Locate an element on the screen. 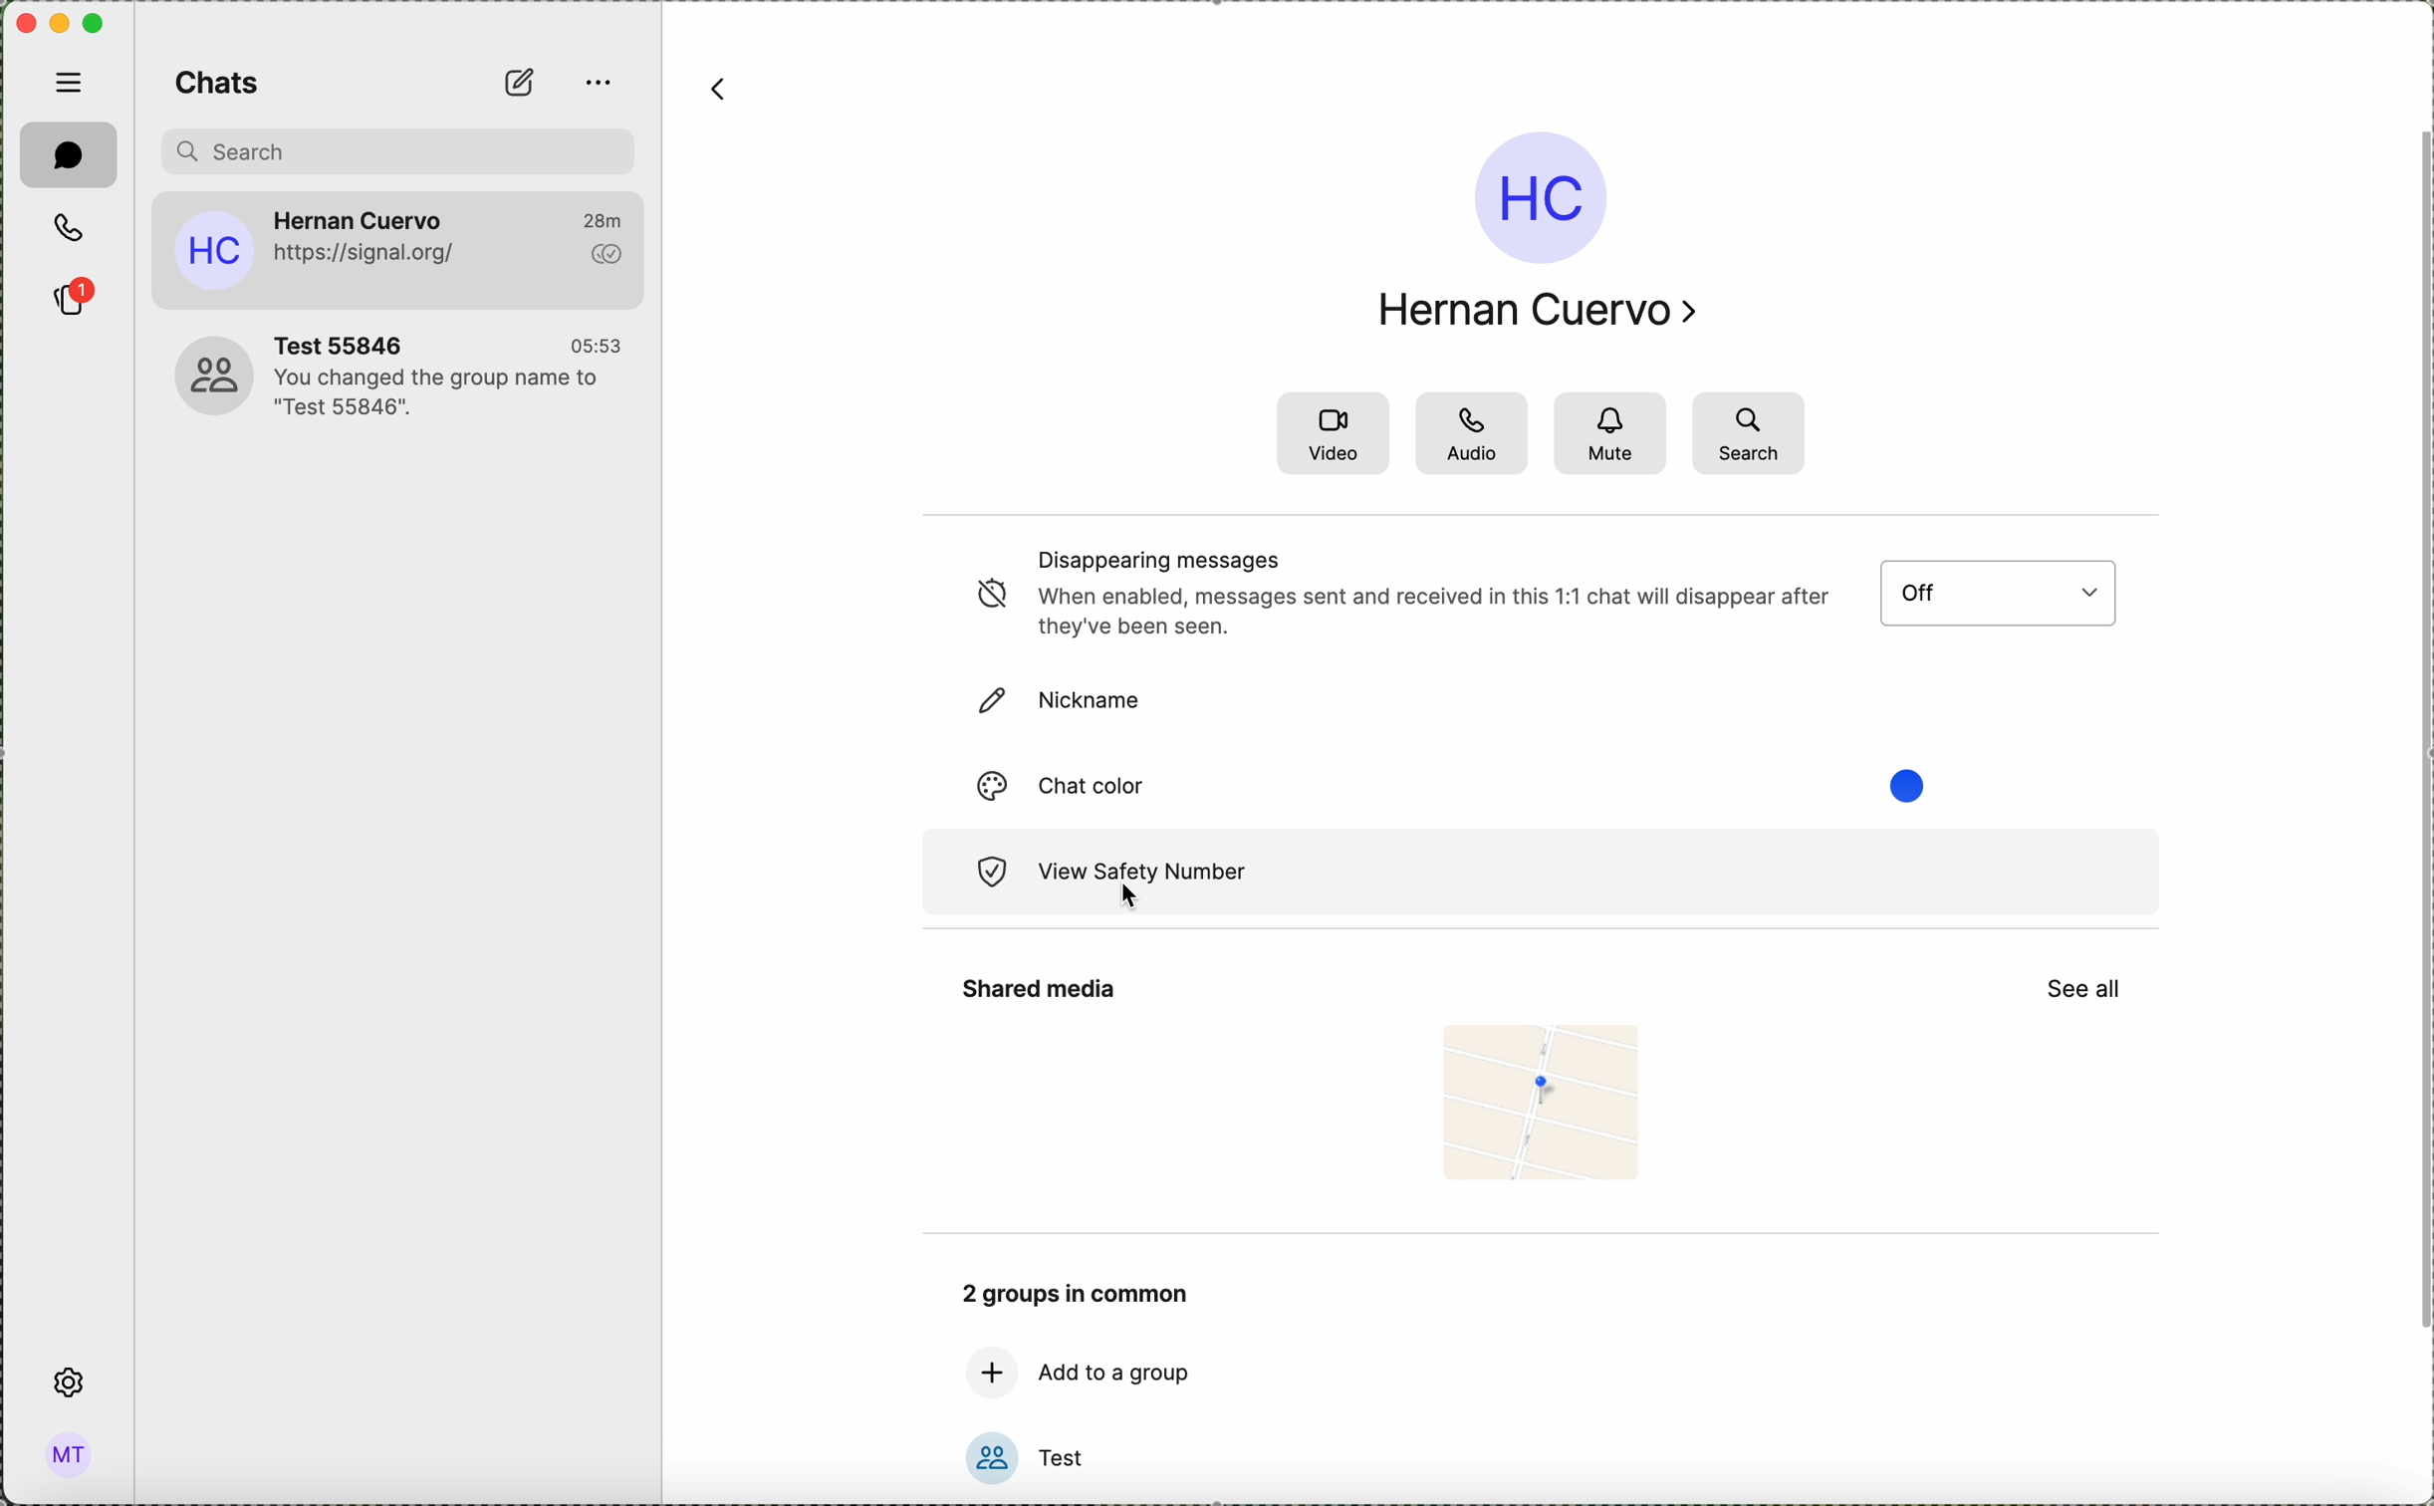 The image size is (2434, 1506). profile icon is located at coordinates (212, 251).